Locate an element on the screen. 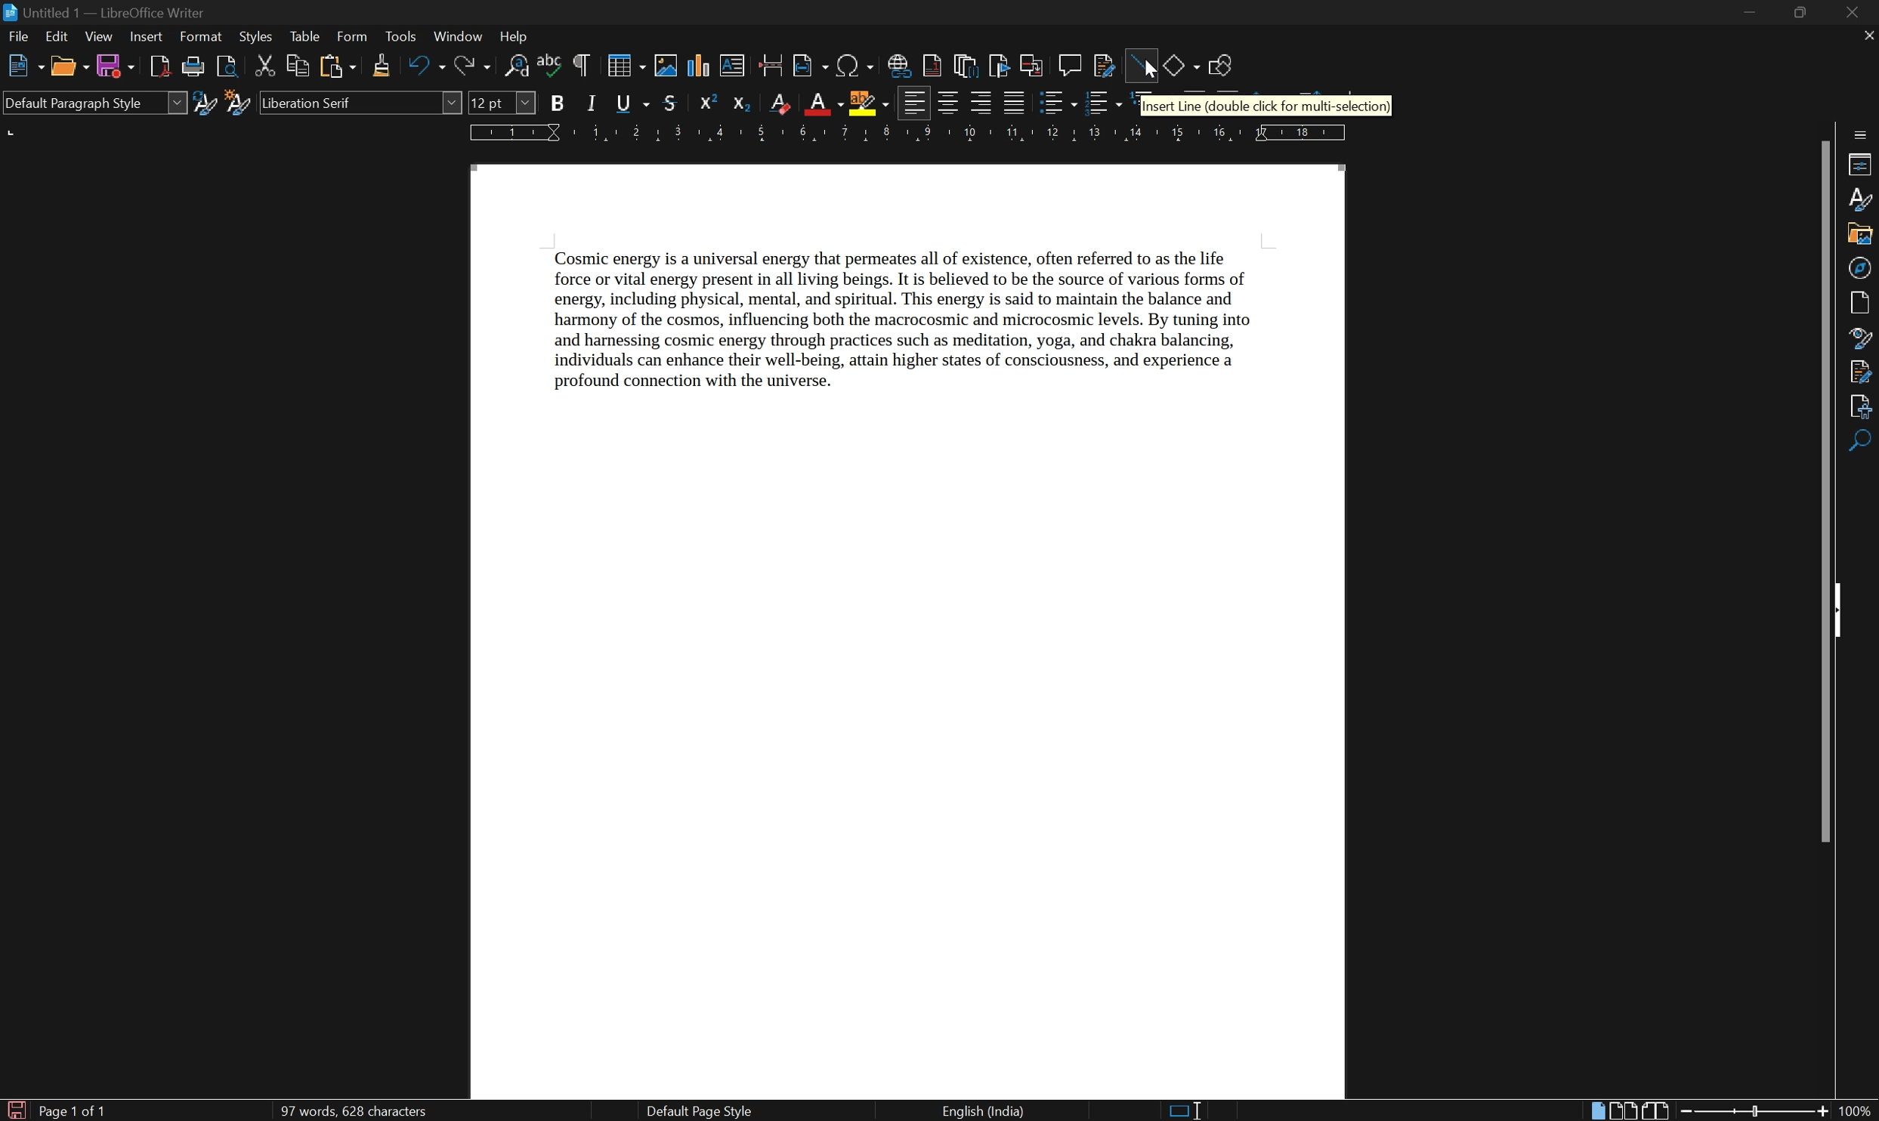 The image size is (1879, 1121). strikethrough is located at coordinates (671, 103).